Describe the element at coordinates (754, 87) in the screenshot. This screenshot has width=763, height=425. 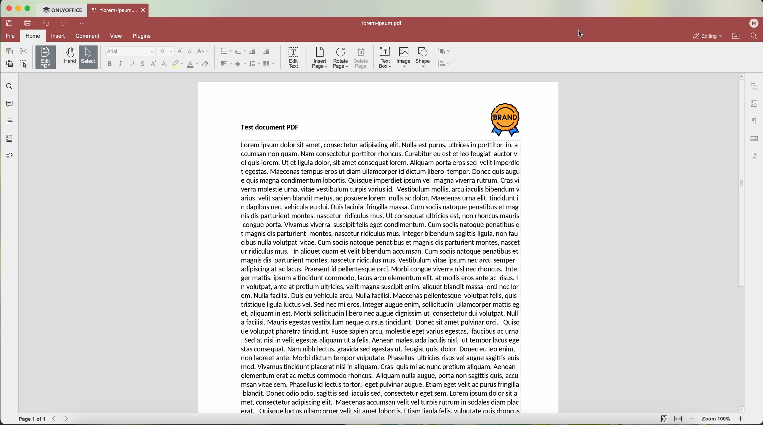
I see `shape settings` at that location.